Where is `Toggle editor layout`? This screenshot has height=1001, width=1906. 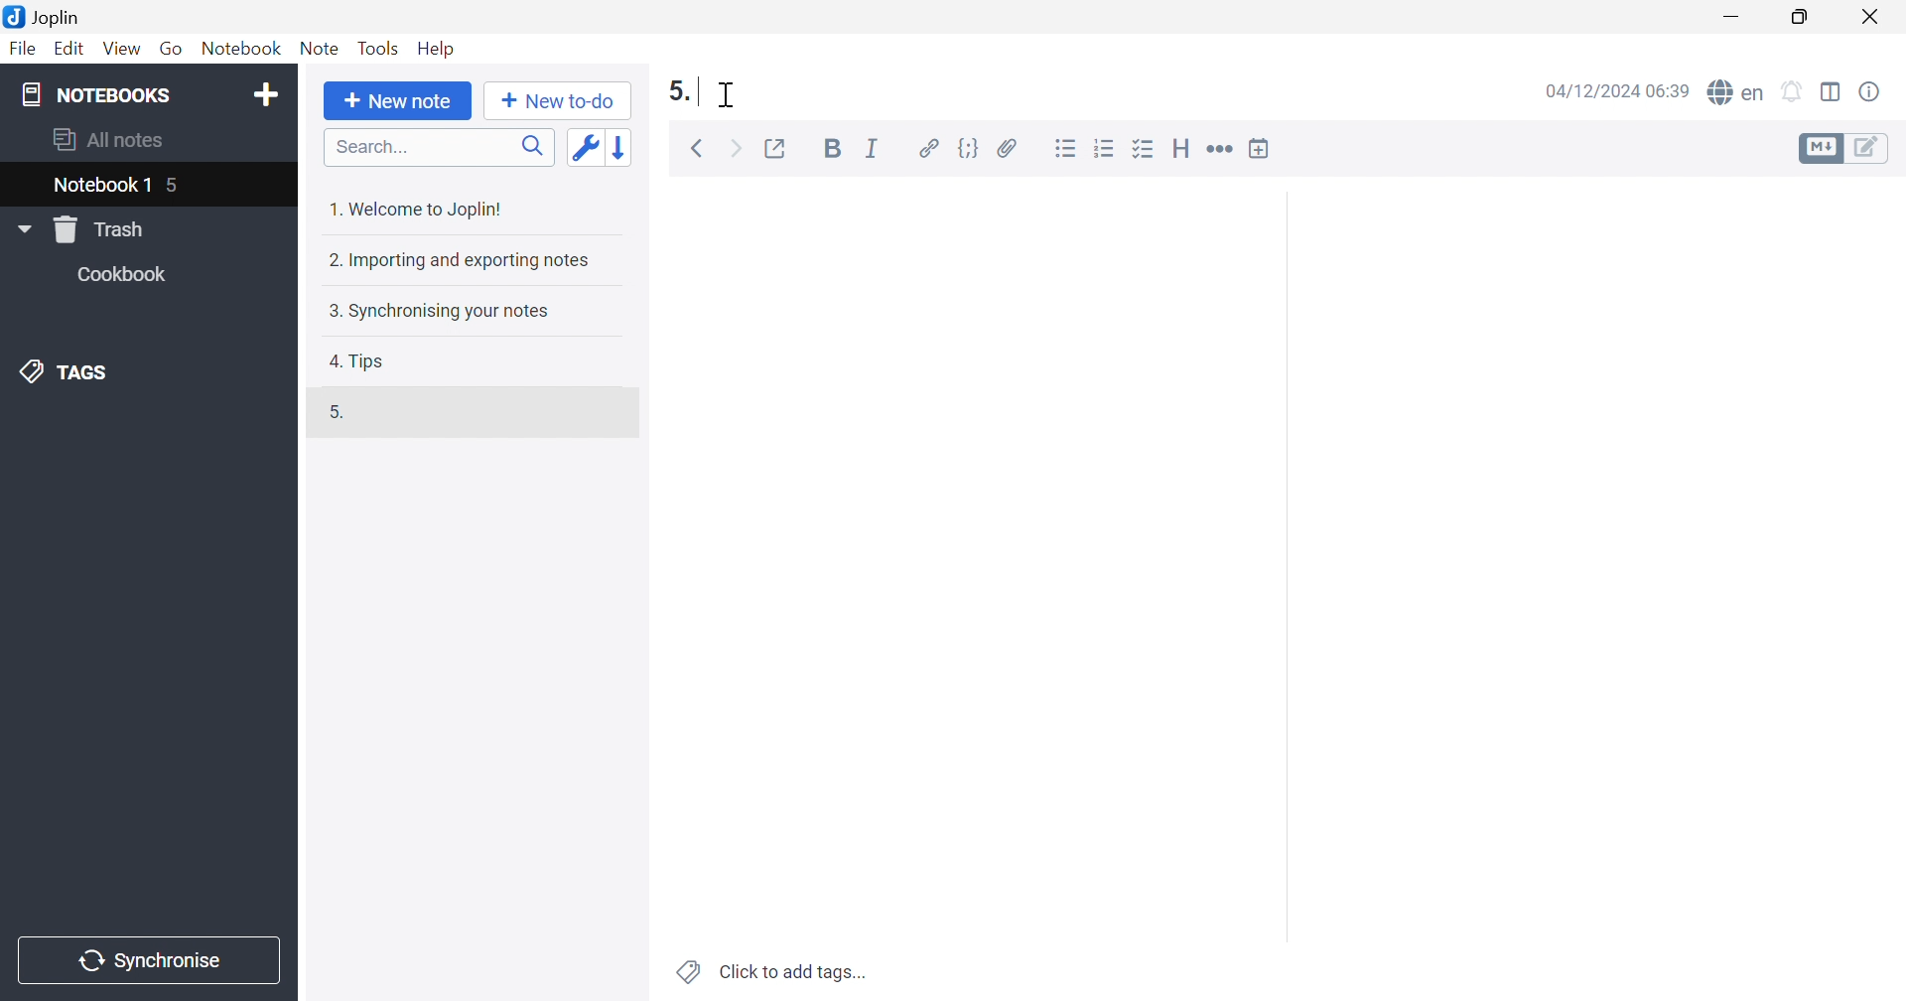 Toggle editor layout is located at coordinates (1832, 92).